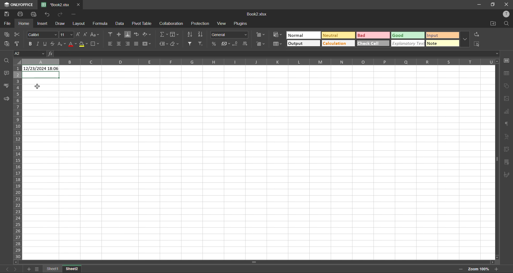 Image resolution: width=513 pixels, height=273 pixels. I want to click on add sheet, so click(28, 270).